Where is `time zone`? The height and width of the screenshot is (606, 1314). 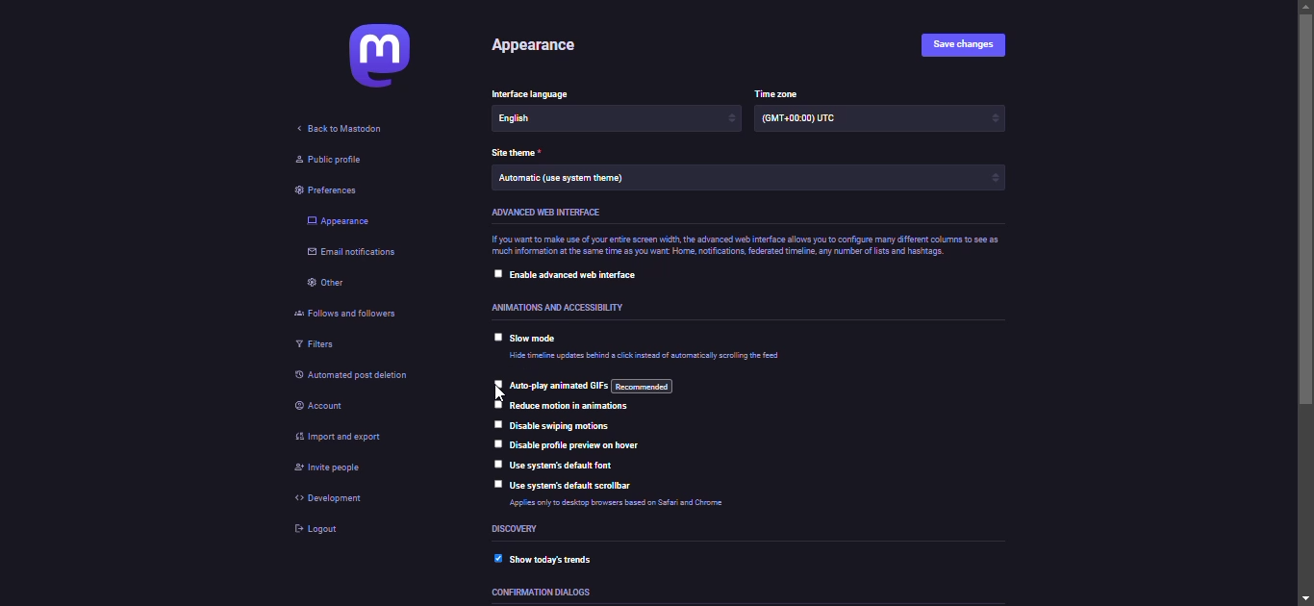
time zone is located at coordinates (777, 93).